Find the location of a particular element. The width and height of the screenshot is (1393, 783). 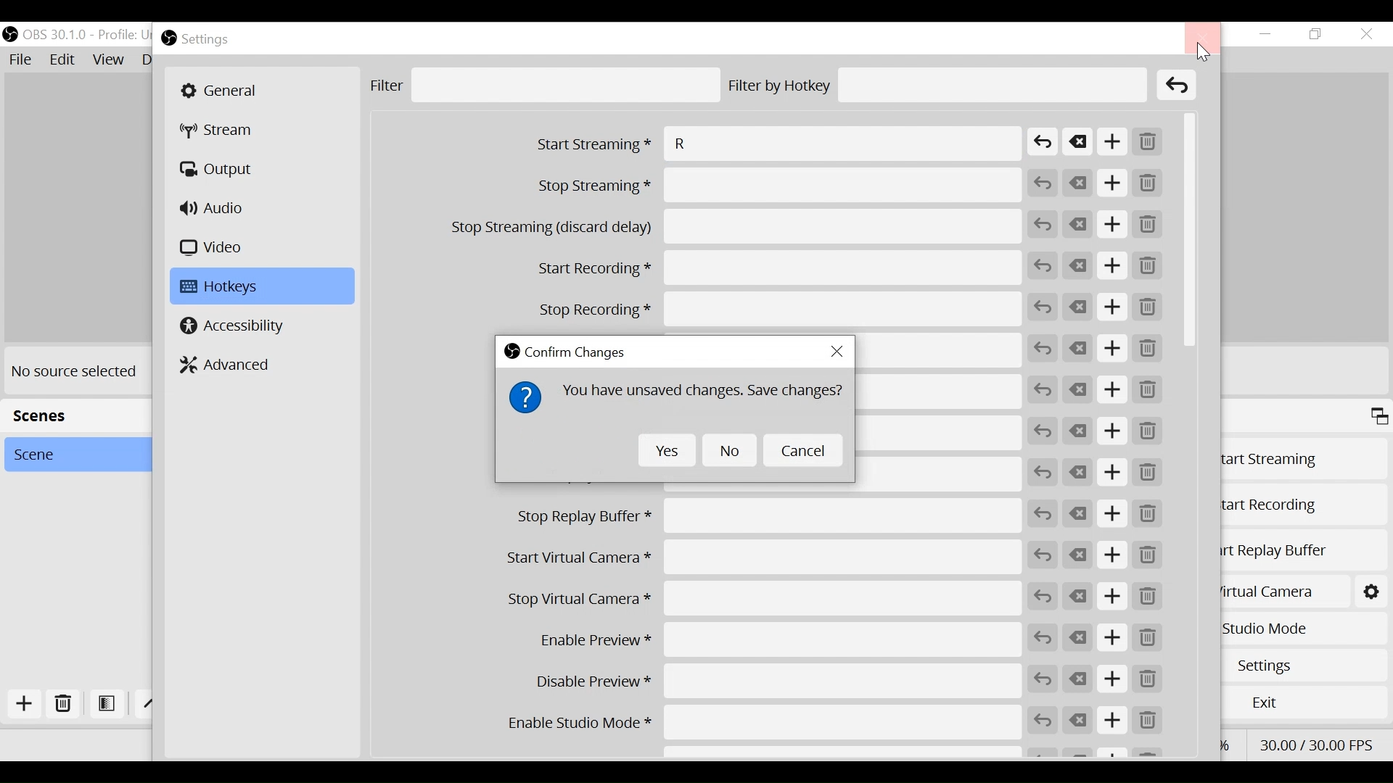

Add is located at coordinates (1115, 680).